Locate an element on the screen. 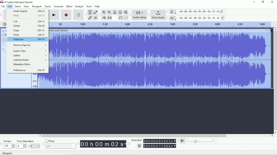  Redo is located at coordinates (126, 18).